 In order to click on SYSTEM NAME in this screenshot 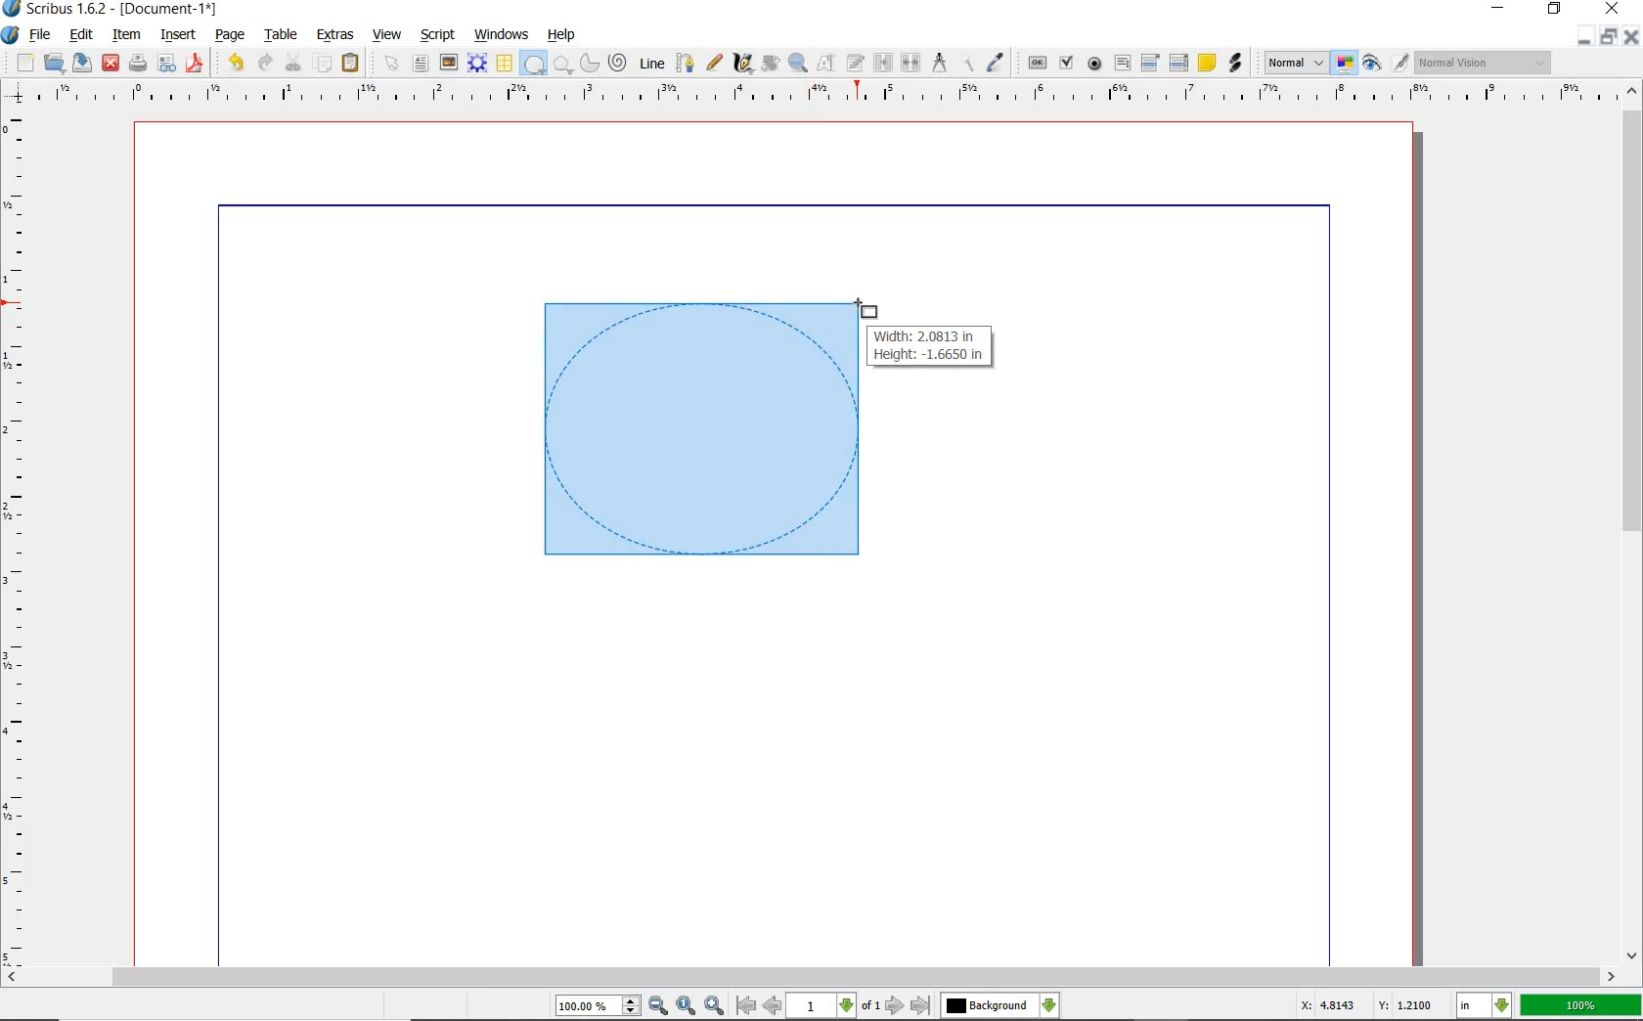, I will do `click(111, 9)`.